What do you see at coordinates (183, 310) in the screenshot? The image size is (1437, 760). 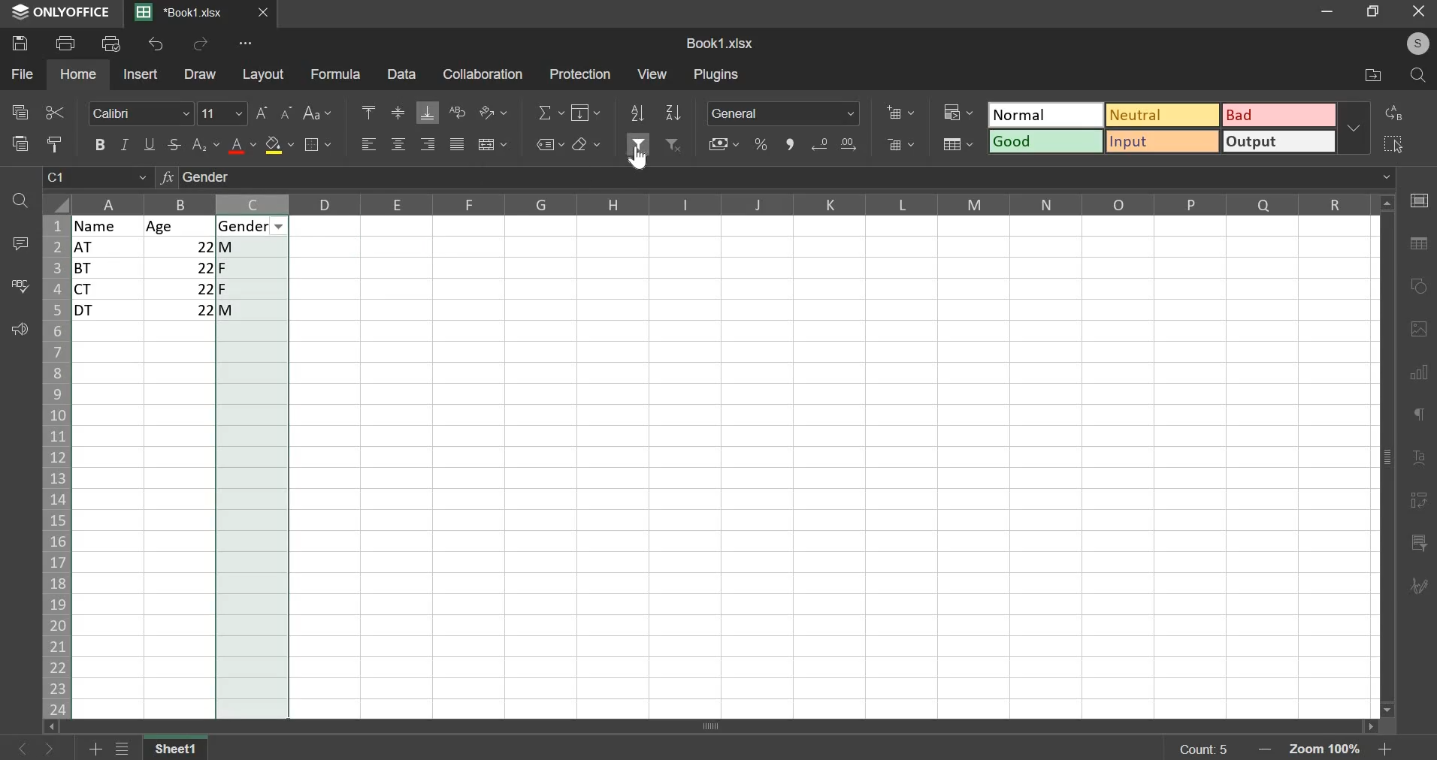 I see `|` at bounding box center [183, 310].